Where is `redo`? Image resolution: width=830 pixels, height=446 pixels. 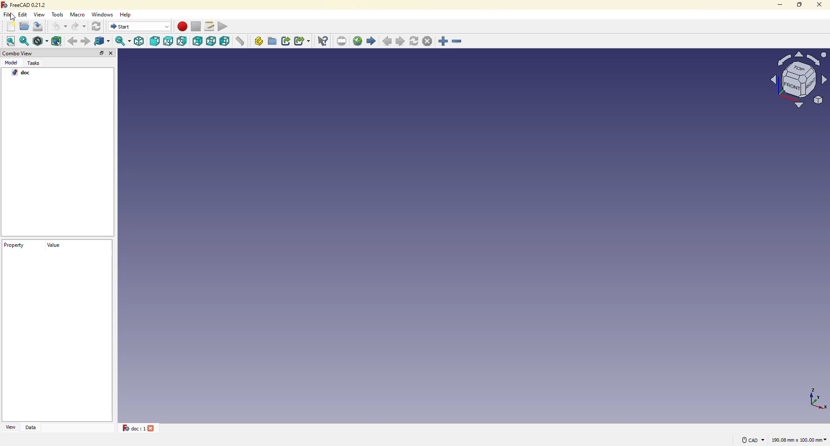
redo is located at coordinates (79, 27).